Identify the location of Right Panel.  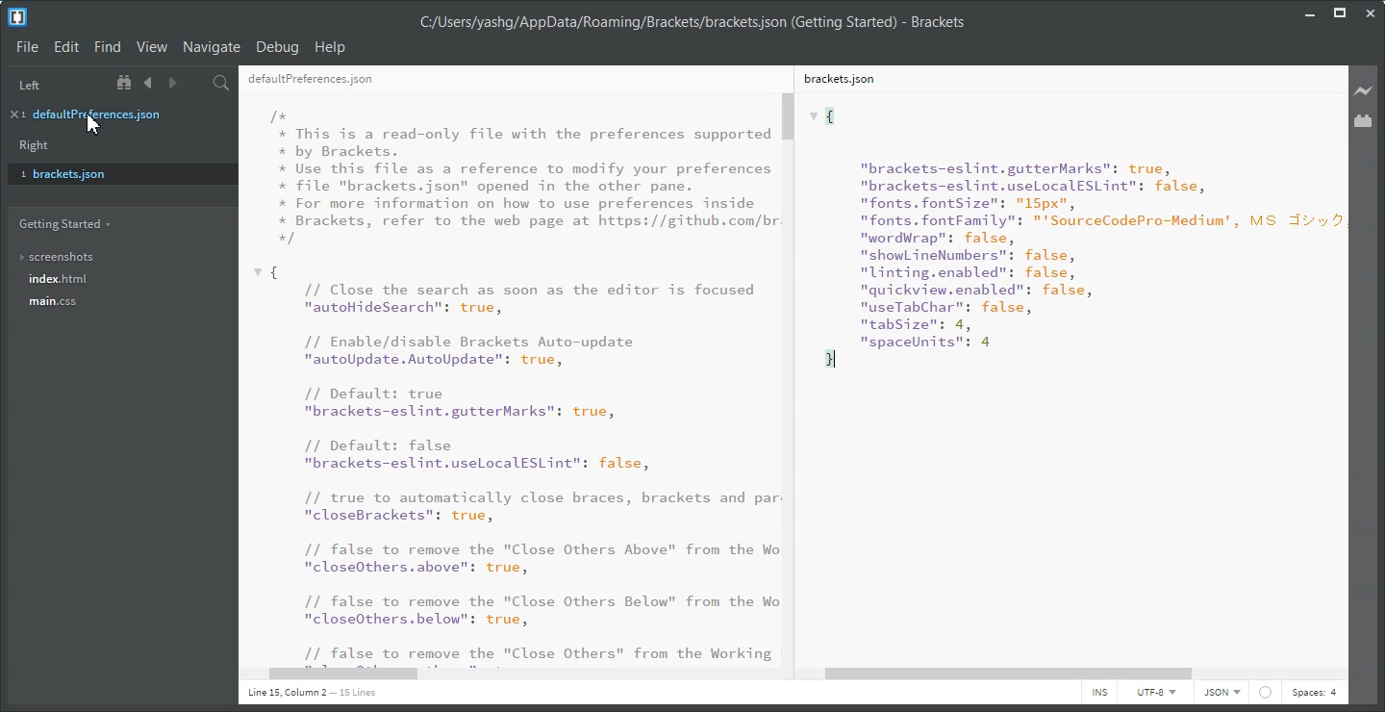
(32, 146).